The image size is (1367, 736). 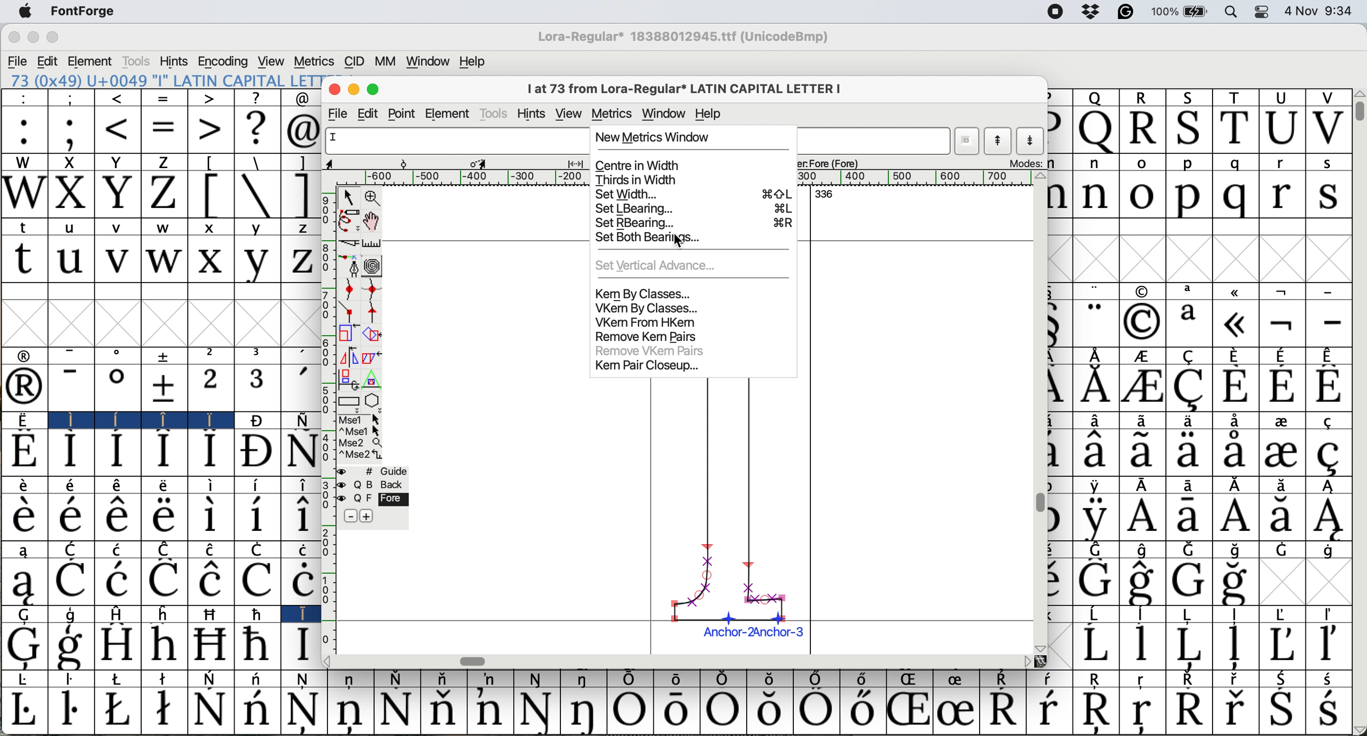 What do you see at coordinates (353, 61) in the screenshot?
I see `cid` at bounding box center [353, 61].